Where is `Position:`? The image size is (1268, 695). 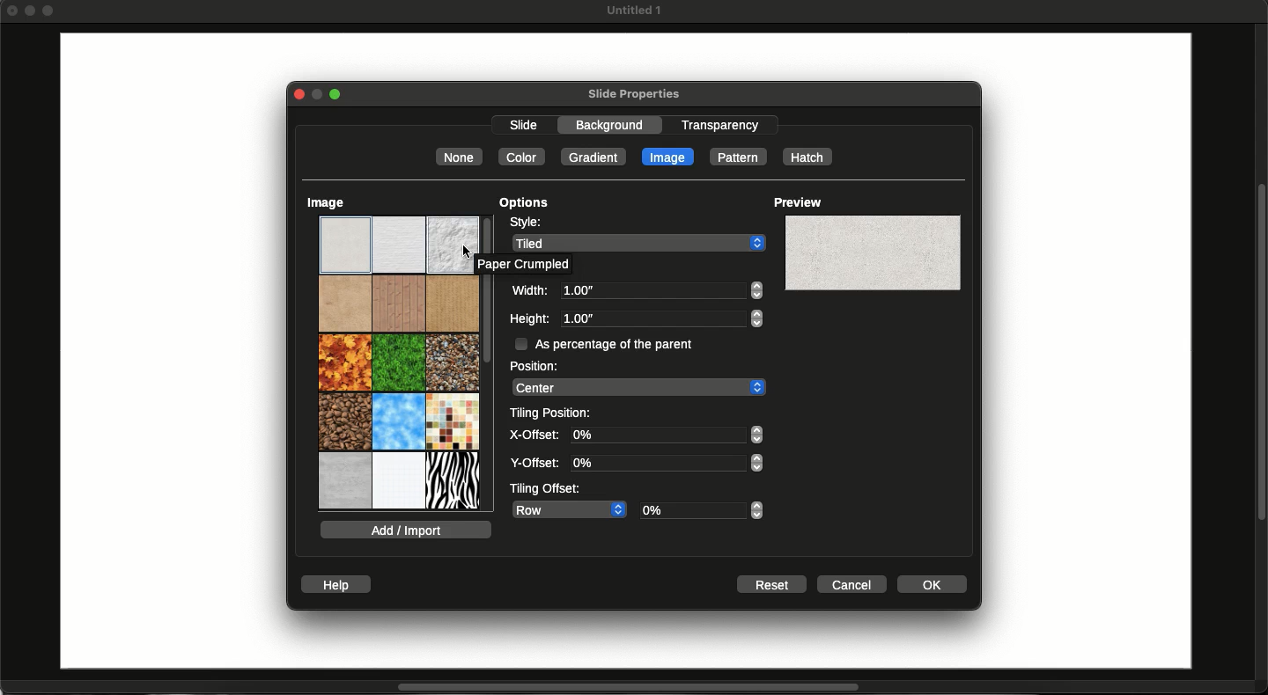 Position: is located at coordinates (533, 365).